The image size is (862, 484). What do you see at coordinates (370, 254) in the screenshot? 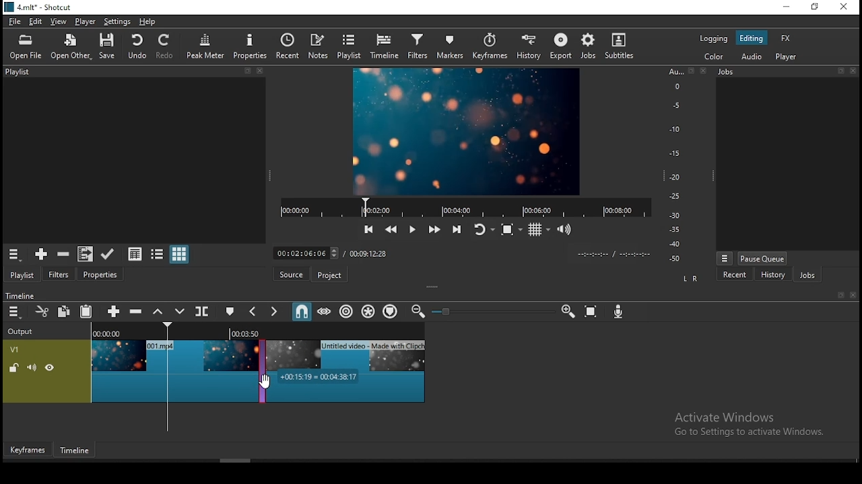
I see `total time` at bounding box center [370, 254].